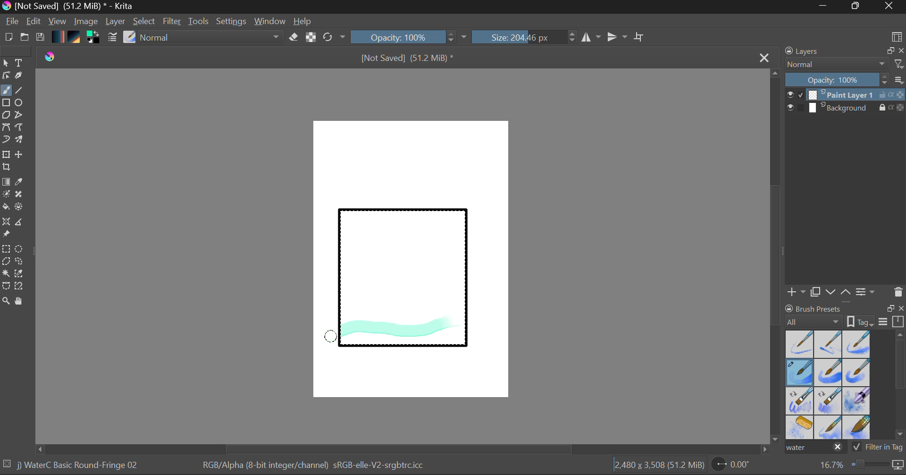 This screenshot has height=475, width=906. I want to click on Measurements, so click(20, 223).